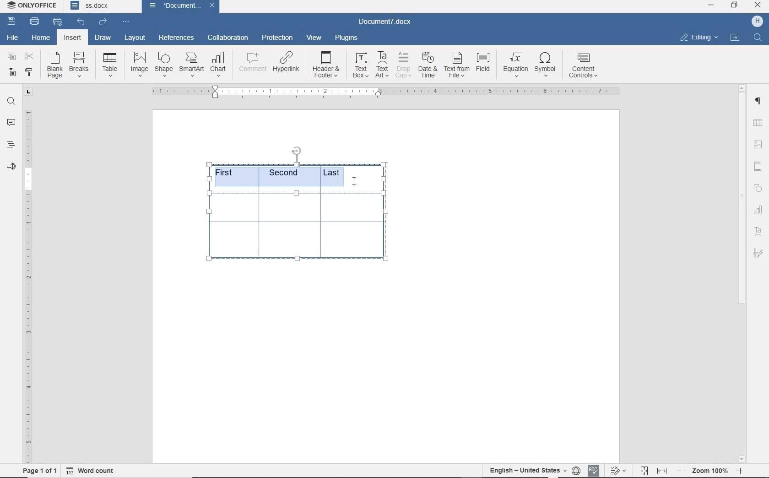 This screenshot has width=769, height=478. What do you see at coordinates (136, 38) in the screenshot?
I see `layout` at bounding box center [136, 38].